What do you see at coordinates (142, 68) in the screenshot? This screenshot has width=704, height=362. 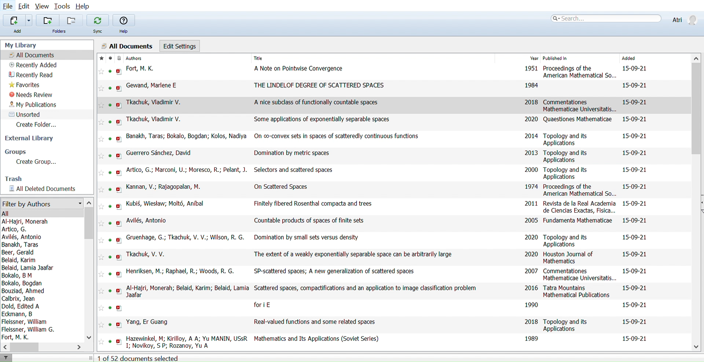 I see `Fort, M. K.` at bounding box center [142, 68].